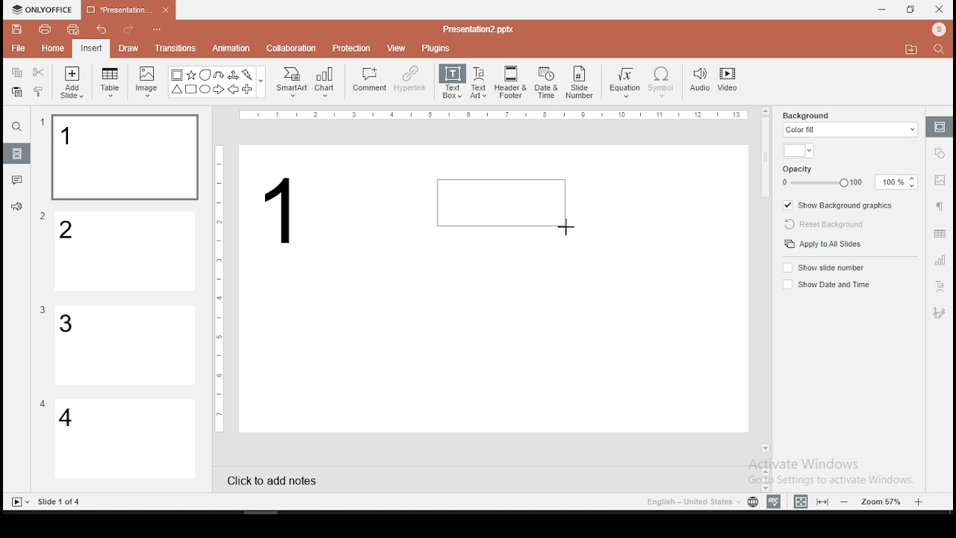 The image size is (956, 538). What do you see at coordinates (293, 47) in the screenshot?
I see `collaboration` at bounding box center [293, 47].